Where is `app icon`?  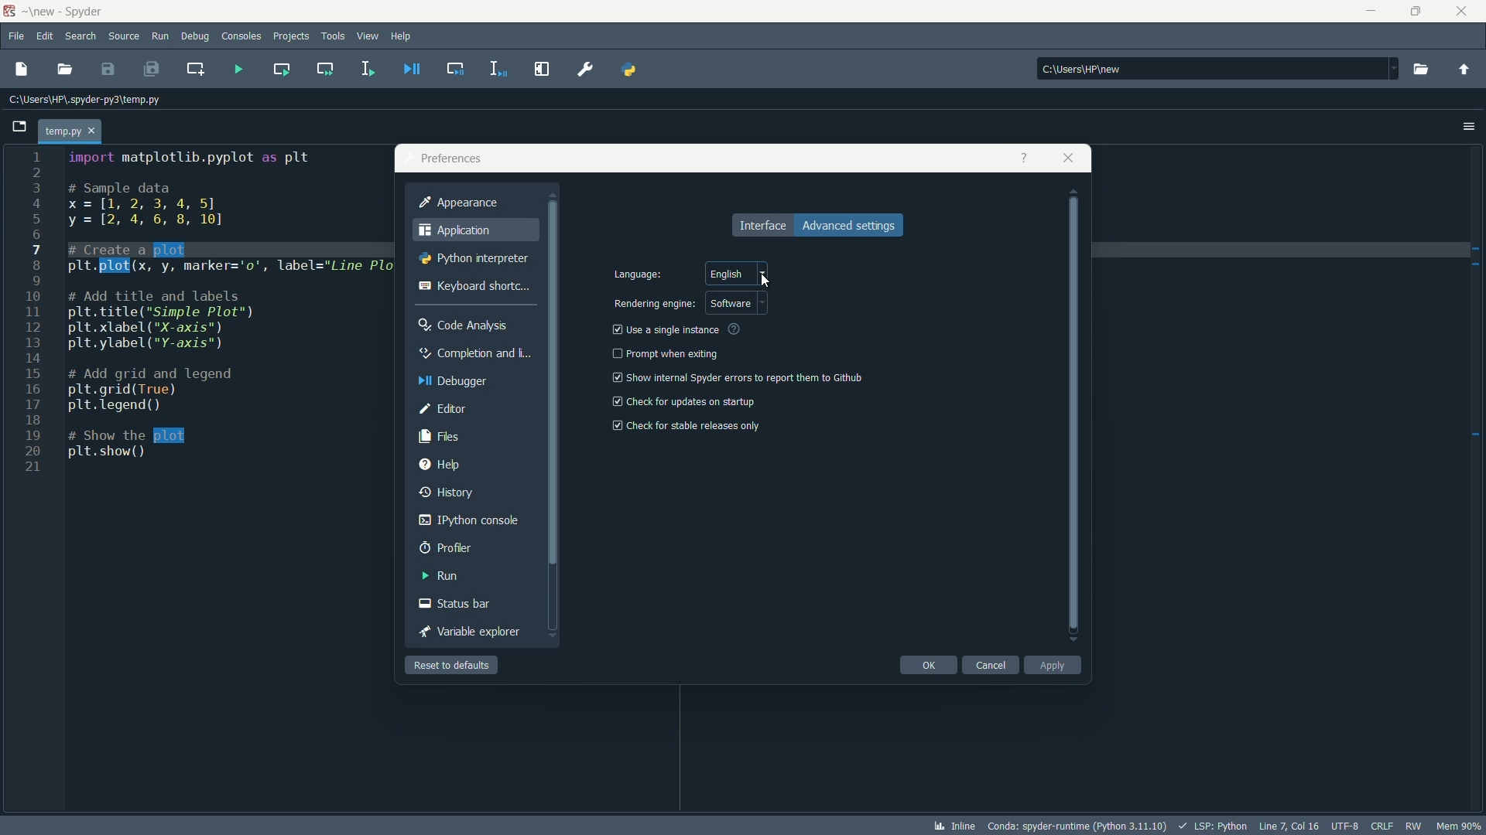 app icon is located at coordinates (11, 13).